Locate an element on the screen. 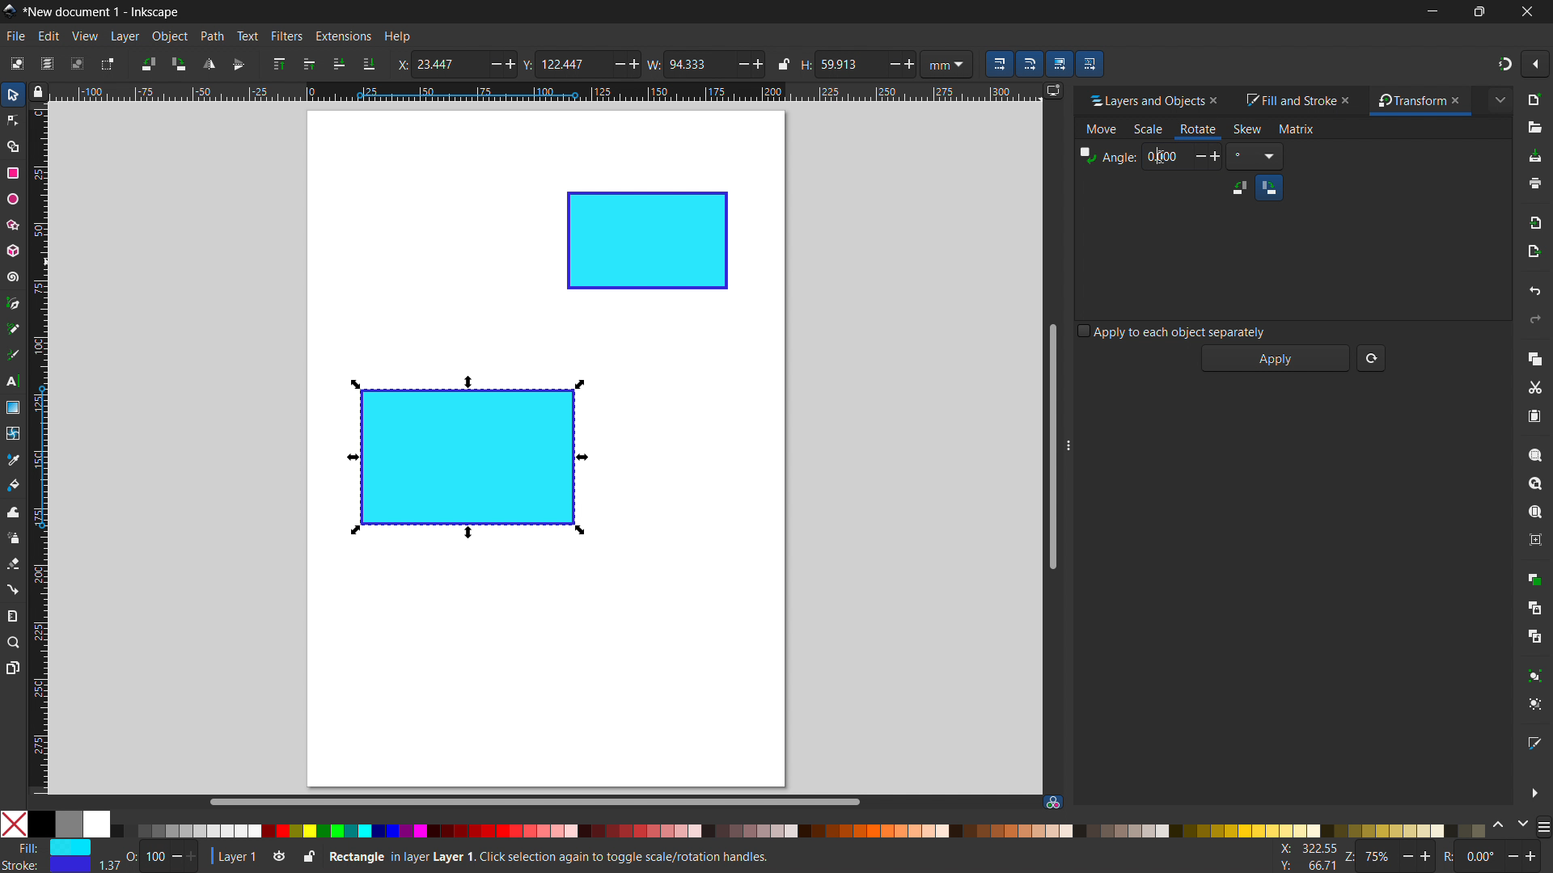  color managed is located at coordinates (1052, 801).